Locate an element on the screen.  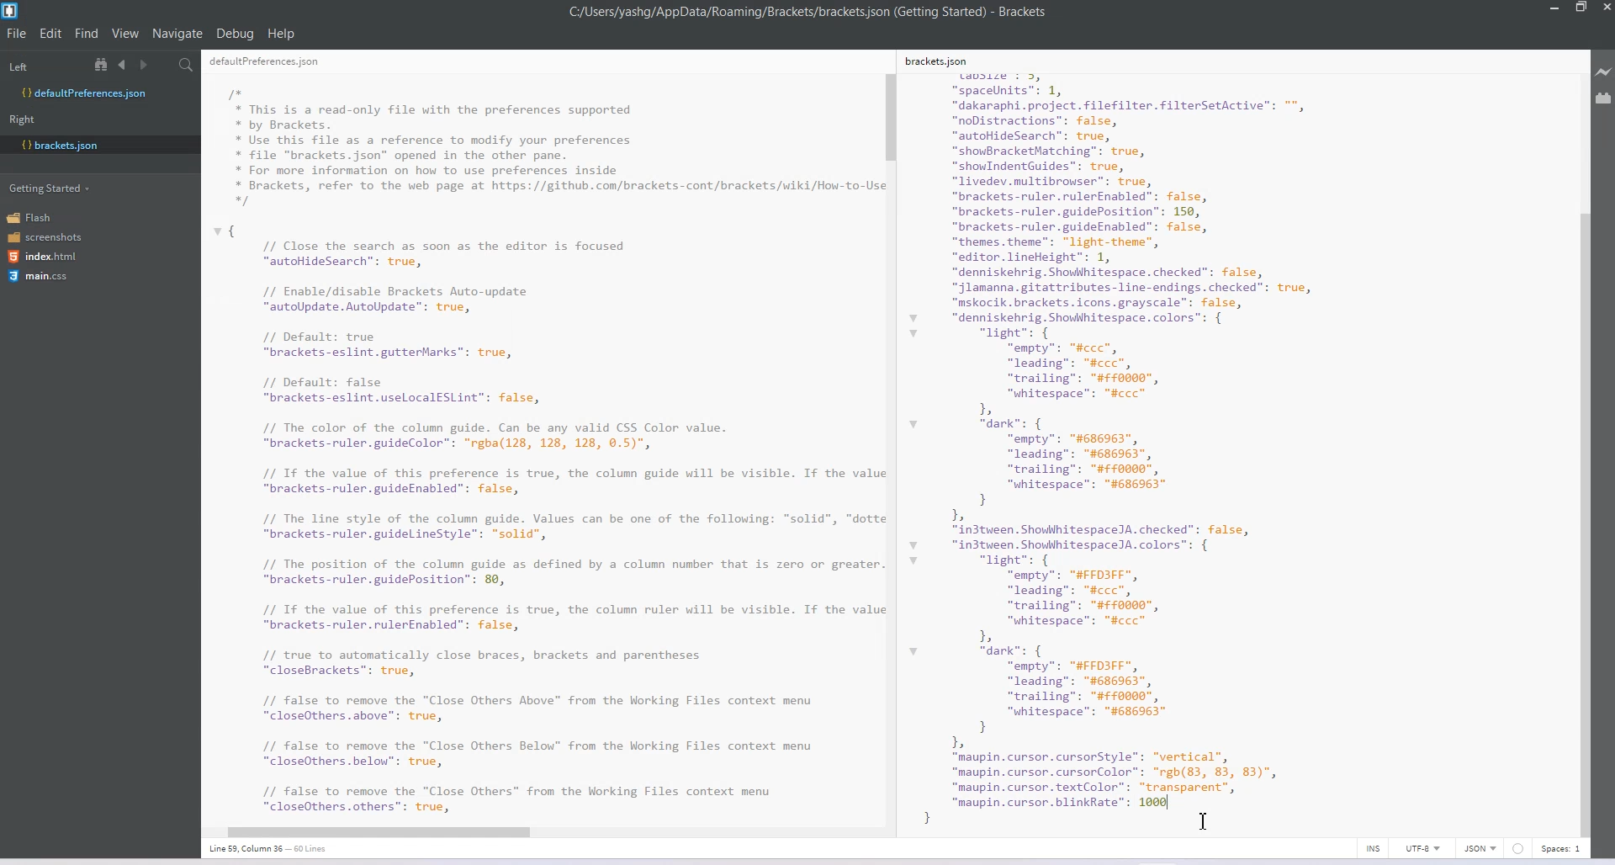
Flash is located at coordinates (35, 217).